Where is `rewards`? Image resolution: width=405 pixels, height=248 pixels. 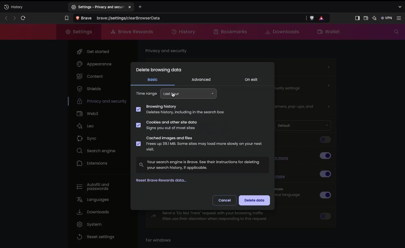
rewards is located at coordinates (322, 18).